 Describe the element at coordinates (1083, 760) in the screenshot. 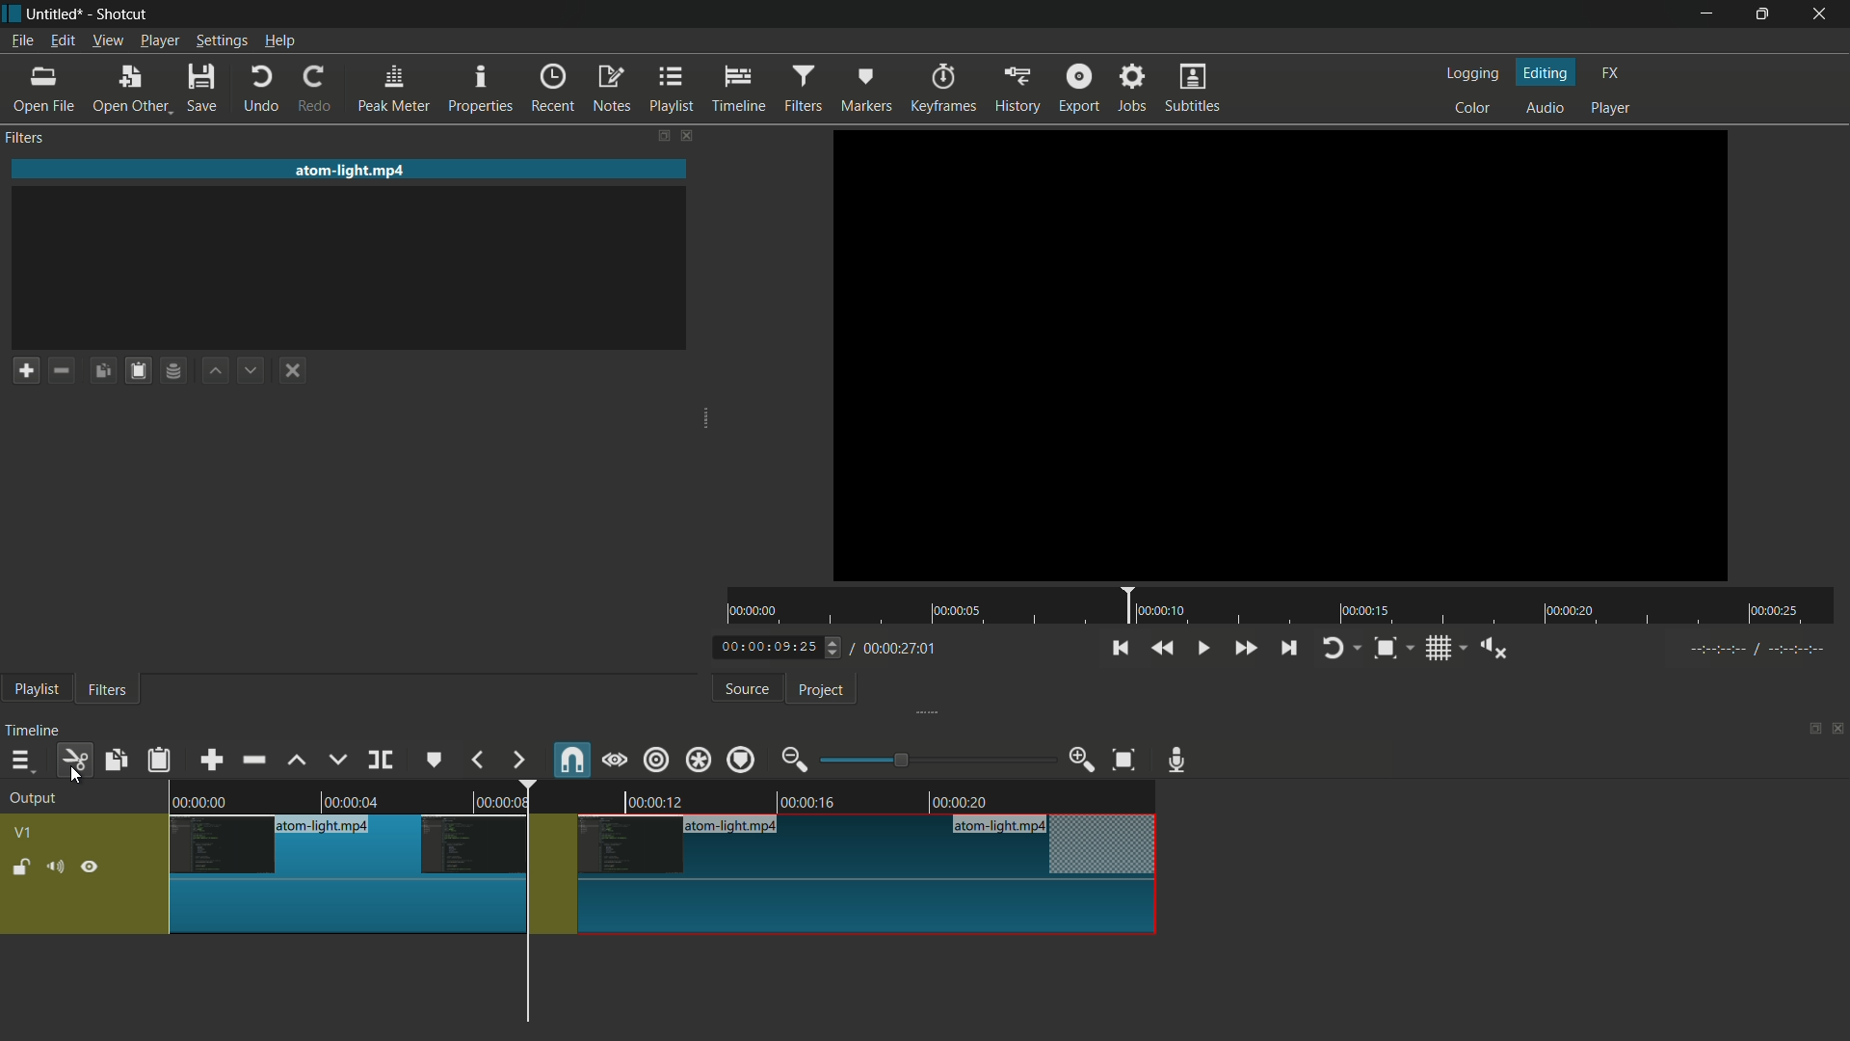

I see `zoom in` at that location.